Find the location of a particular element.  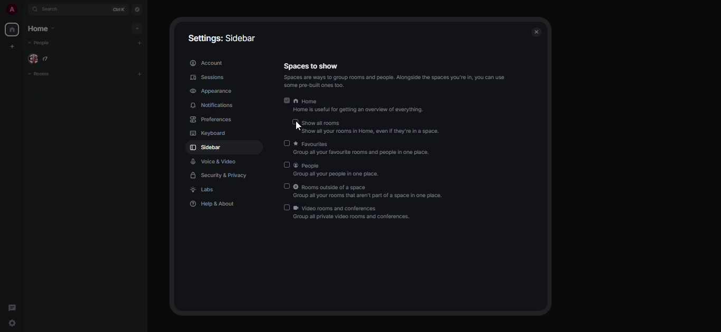

expand is located at coordinates (22, 10).